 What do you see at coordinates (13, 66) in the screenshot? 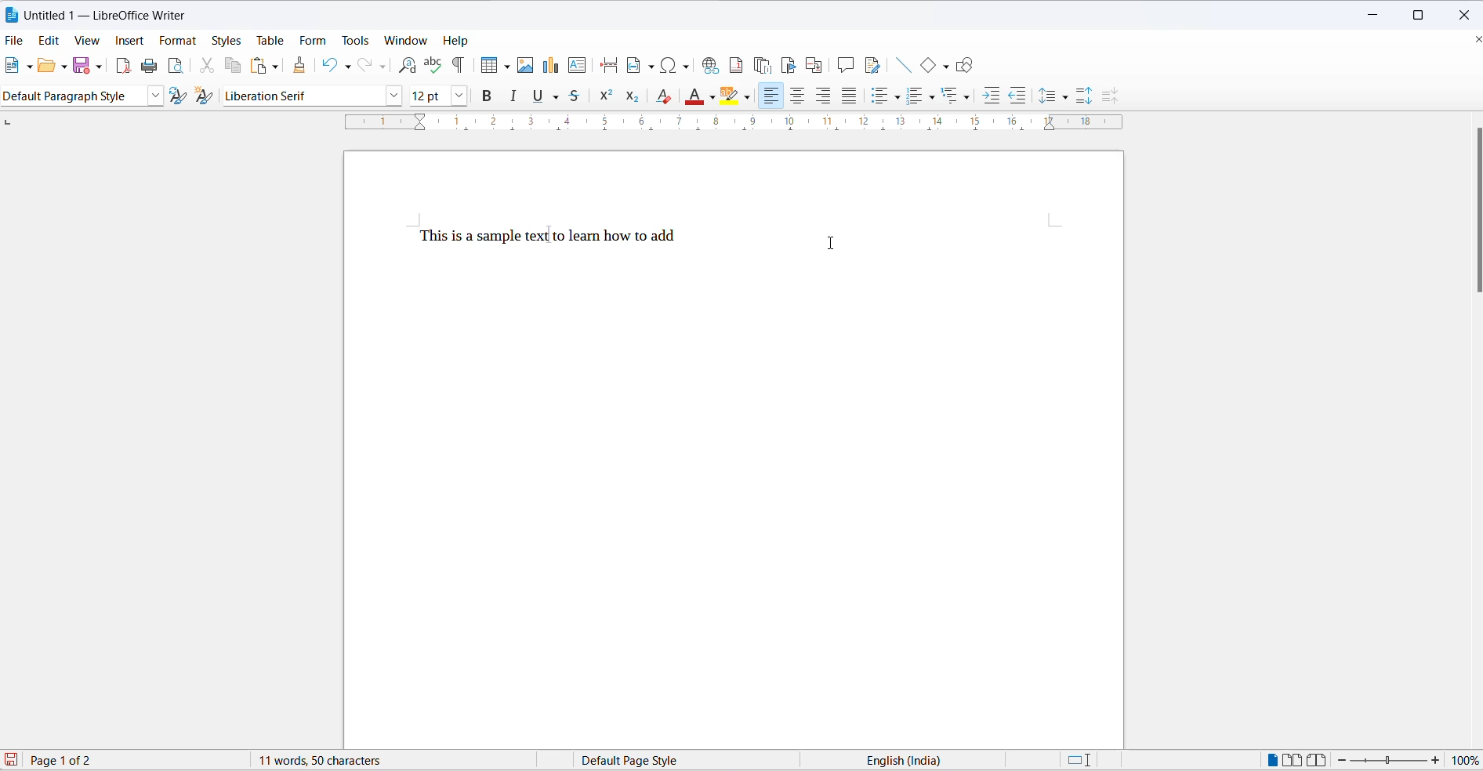
I see `new` at bounding box center [13, 66].